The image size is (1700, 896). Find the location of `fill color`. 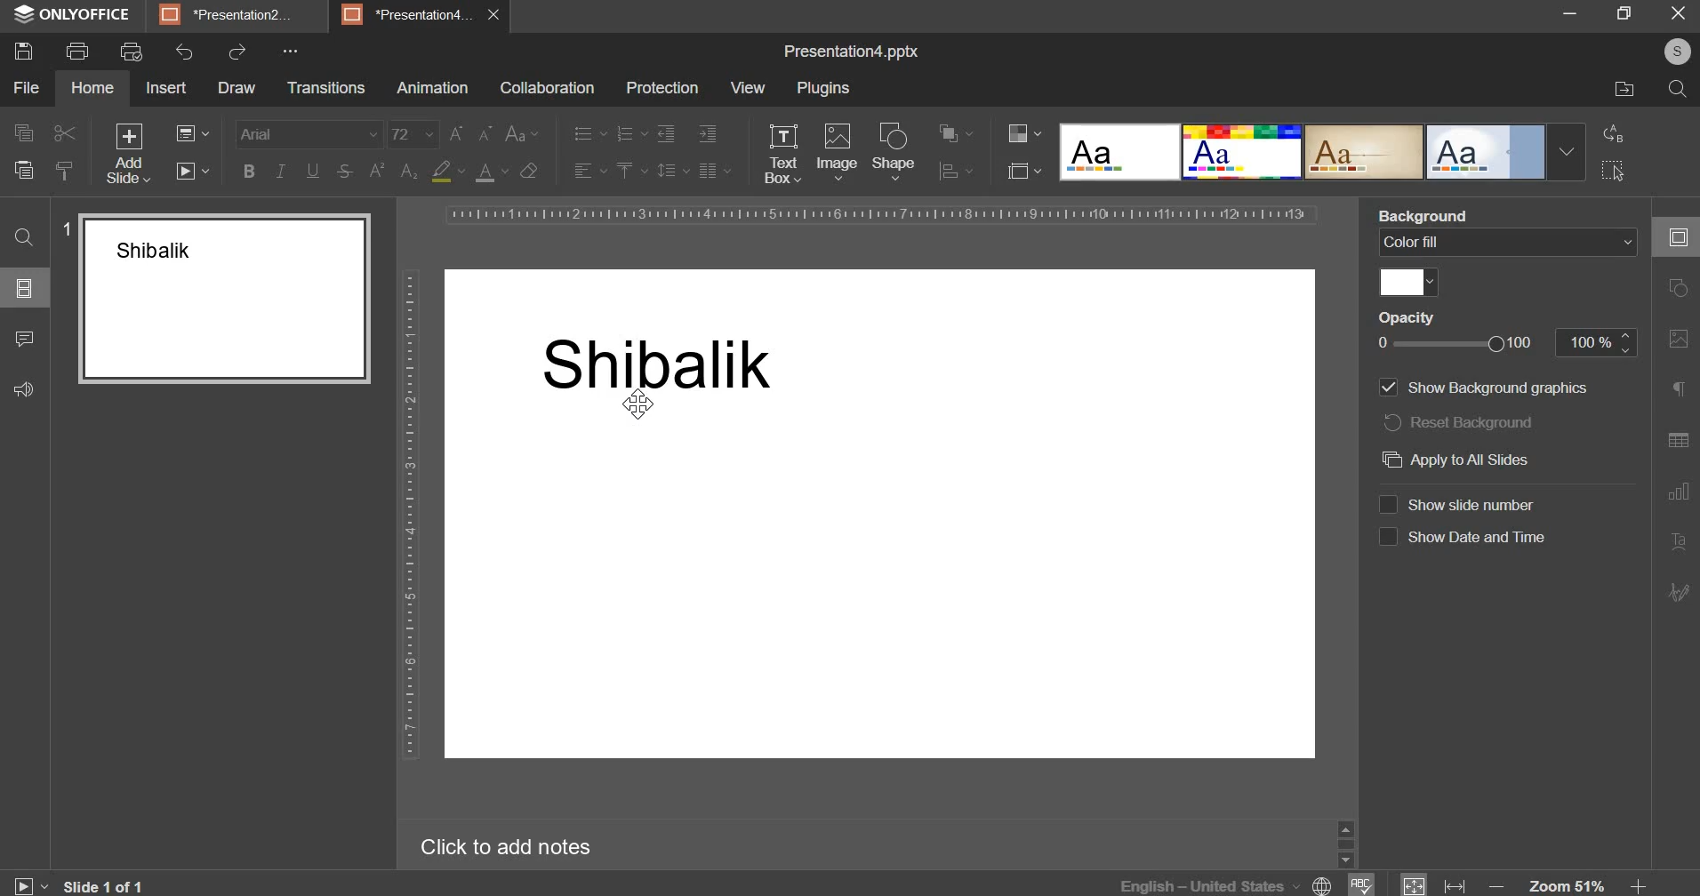

fill color is located at coordinates (1406, 284).